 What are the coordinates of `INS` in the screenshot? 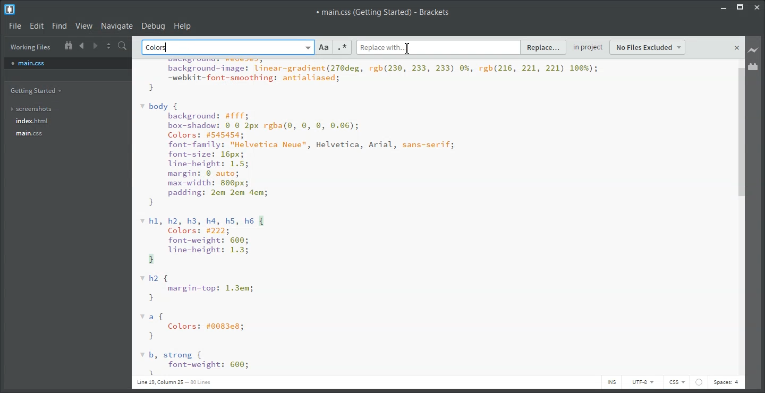 It's located at (611, 382).